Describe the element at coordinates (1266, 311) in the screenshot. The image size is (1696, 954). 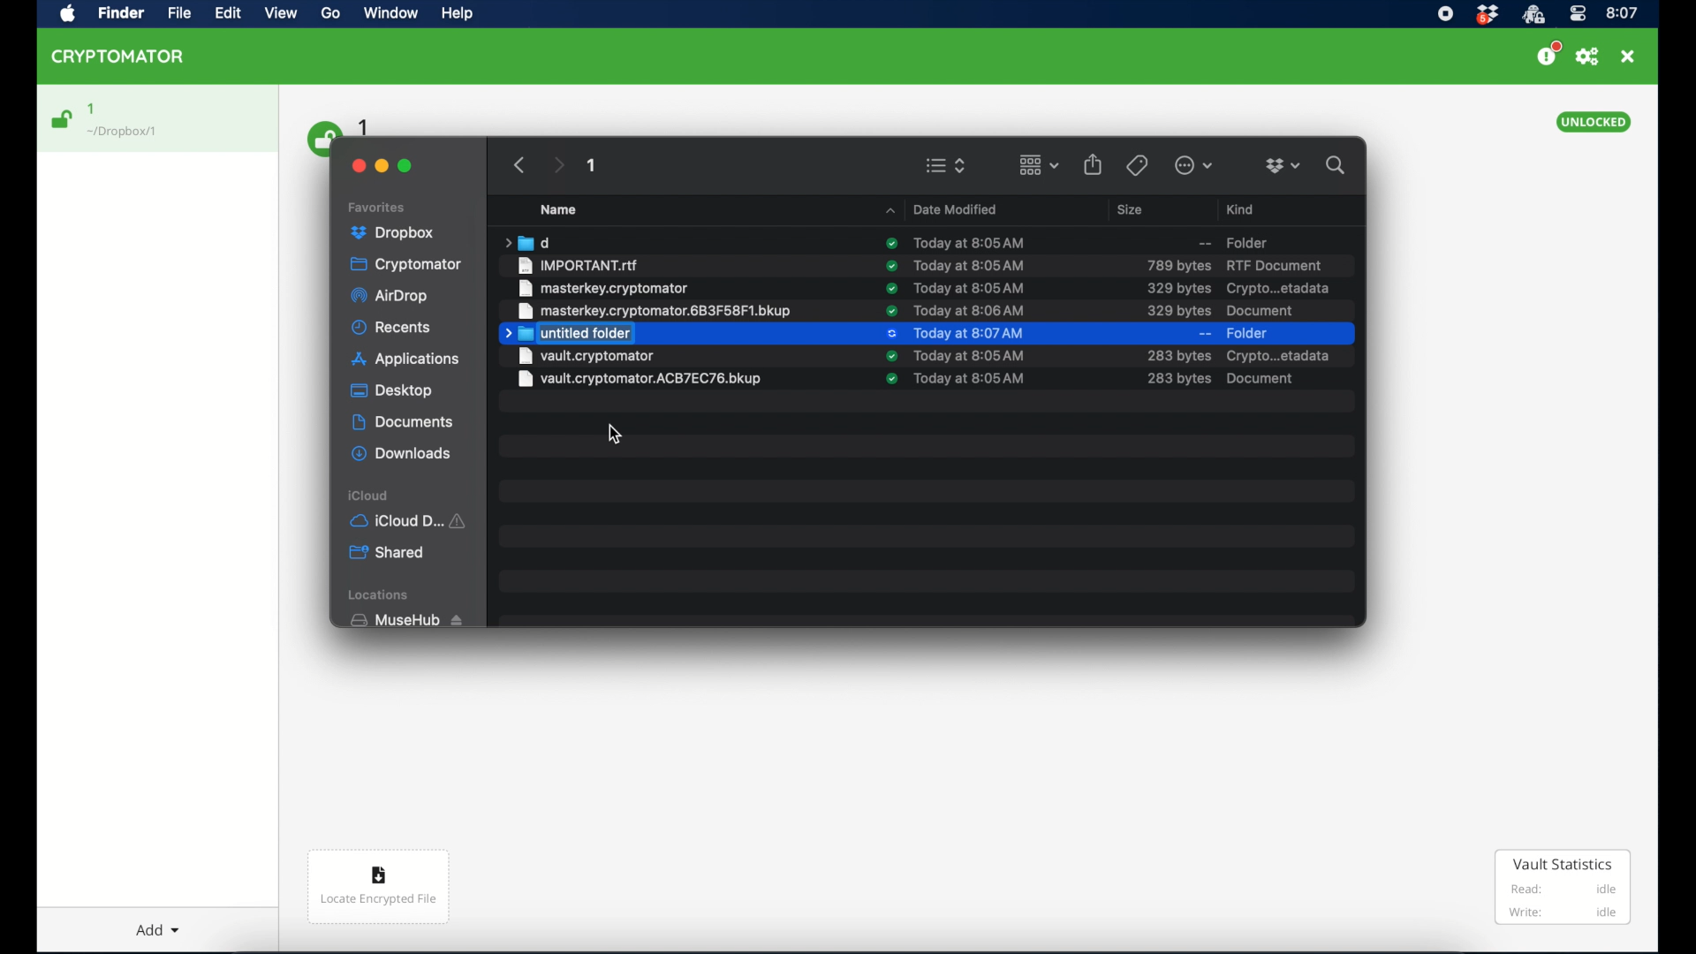
I see `document` at that location.